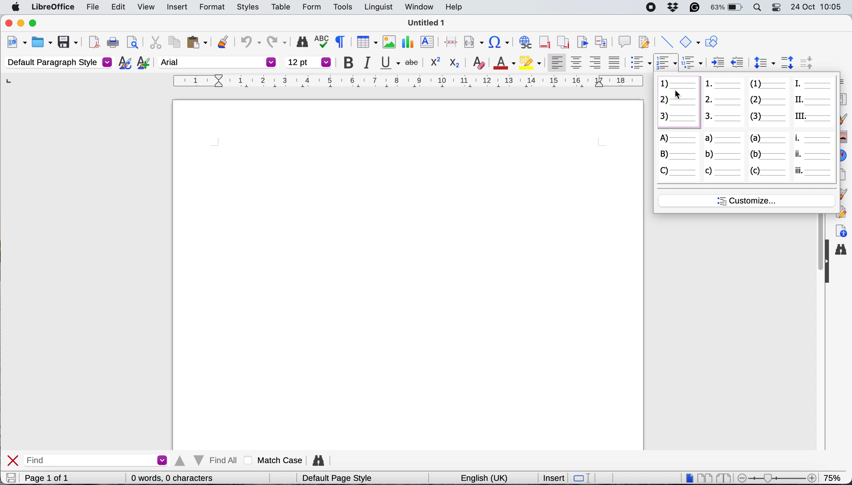 Image resolution: width=852 pixels, height=485 pixels. What do you see at coordinates (624, 41) in the screenshot?
I see `insert comment` at bounding box center [624, 41].